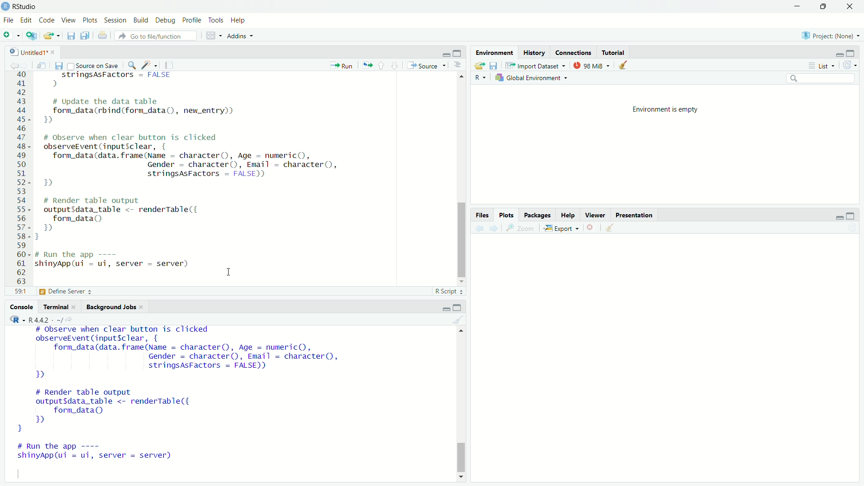  Describe the element at coordinates (595, 216) in the screenshot. I see `viewer` at that location.